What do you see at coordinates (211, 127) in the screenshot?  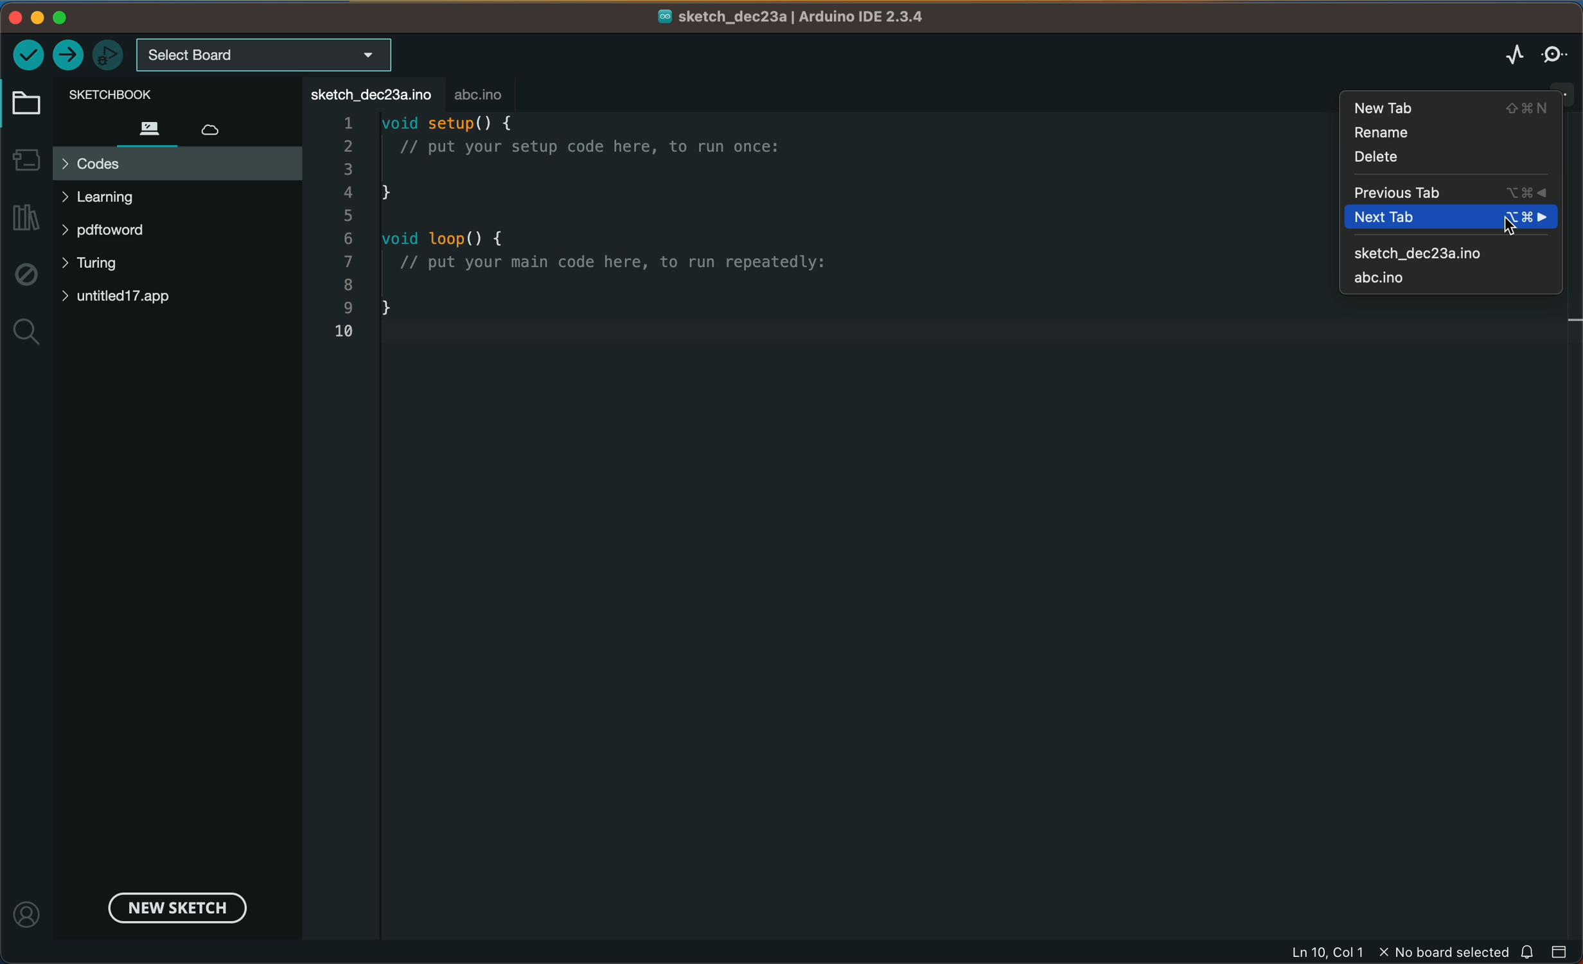 I see `cloud` at bounding box center [211, 127].